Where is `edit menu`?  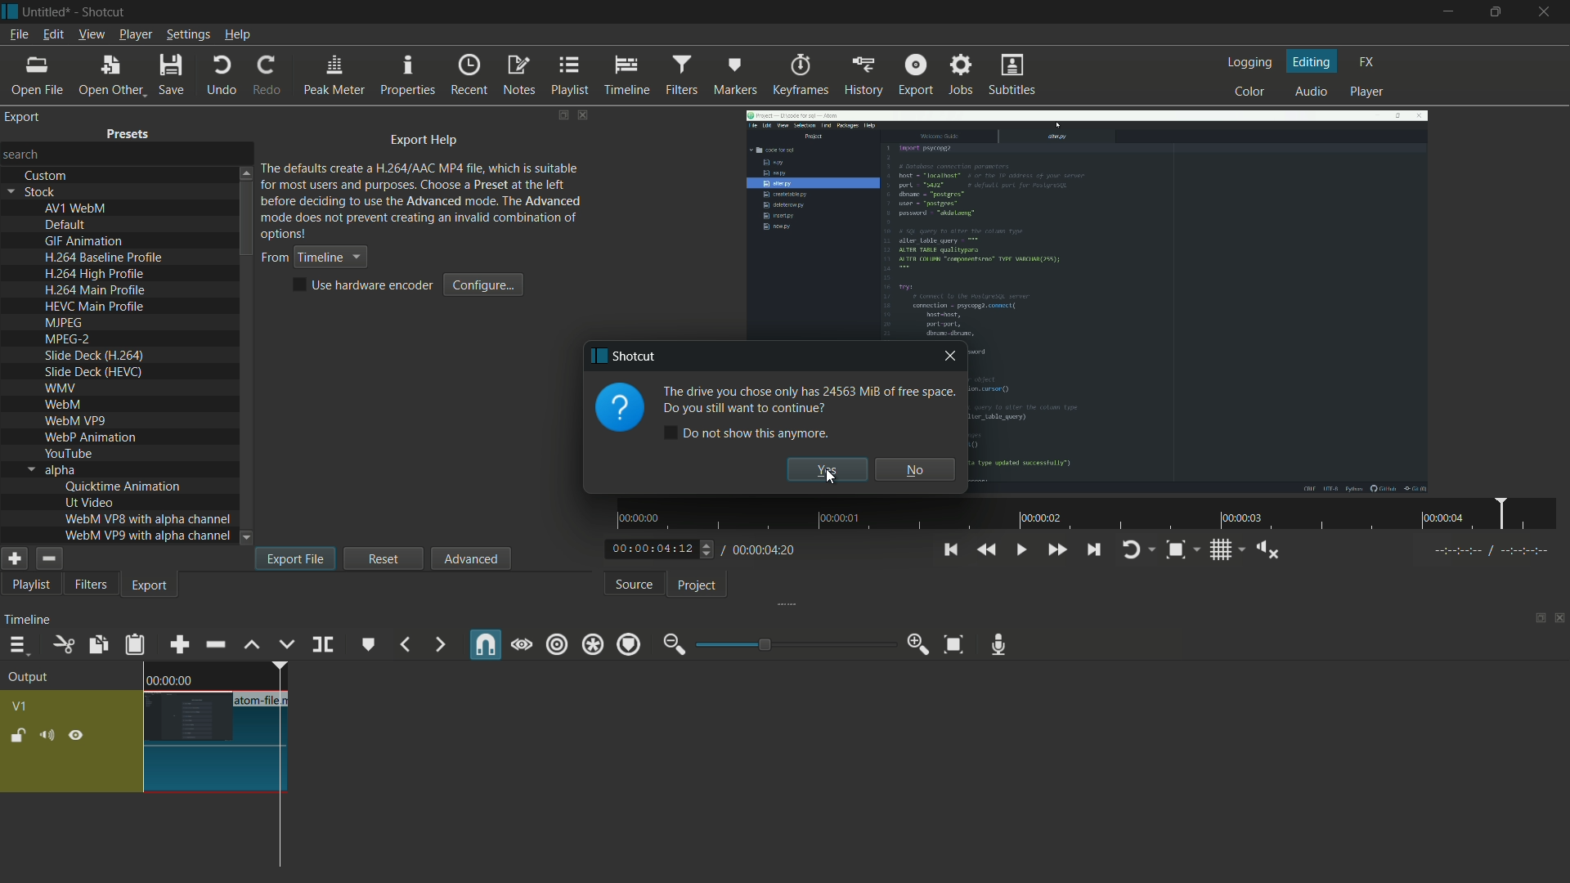 edit menu is located at coordinates (52, 34).